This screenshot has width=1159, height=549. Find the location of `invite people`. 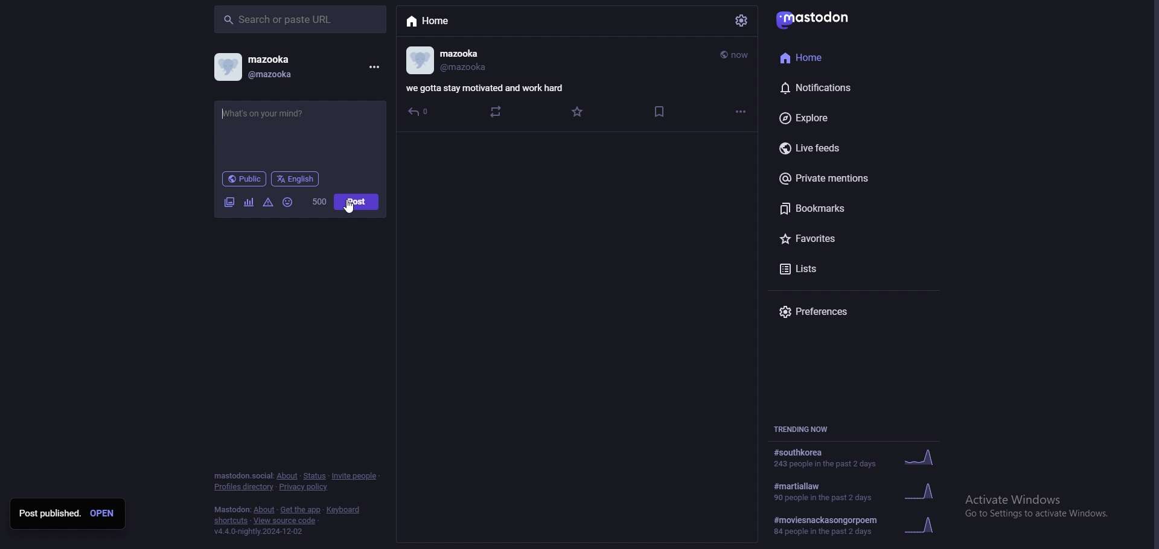

invite people is located at coordinates (355, 476).